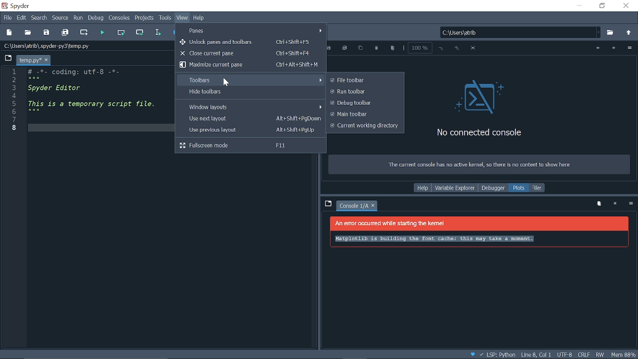 This screenshot has width=638, height=359. What do you see at coordinates (7, 57) in the screenshot?
I see `Browse Tabs` at bounding box center [7, 57].